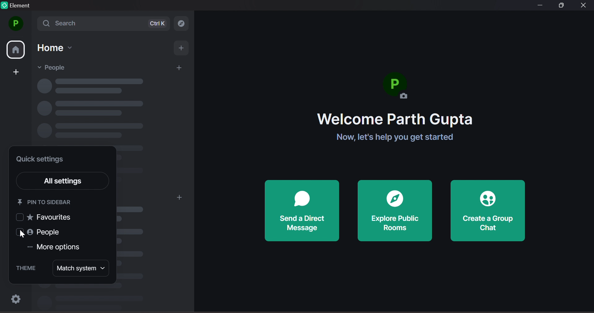 This screenshot has width=594, height=313. What do you see at coordinates (18, 6) in the screenshot?
I see `element` at bounding box center [18, 6].